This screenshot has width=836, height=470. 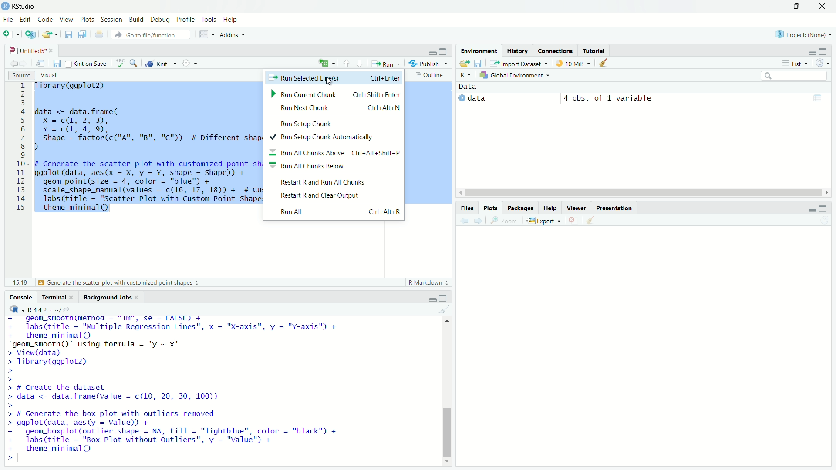 What do you see at coordinates (607, 98) in the screenshot?
I see `4 obs. of 1 variable` at bounding box center [607, 98].